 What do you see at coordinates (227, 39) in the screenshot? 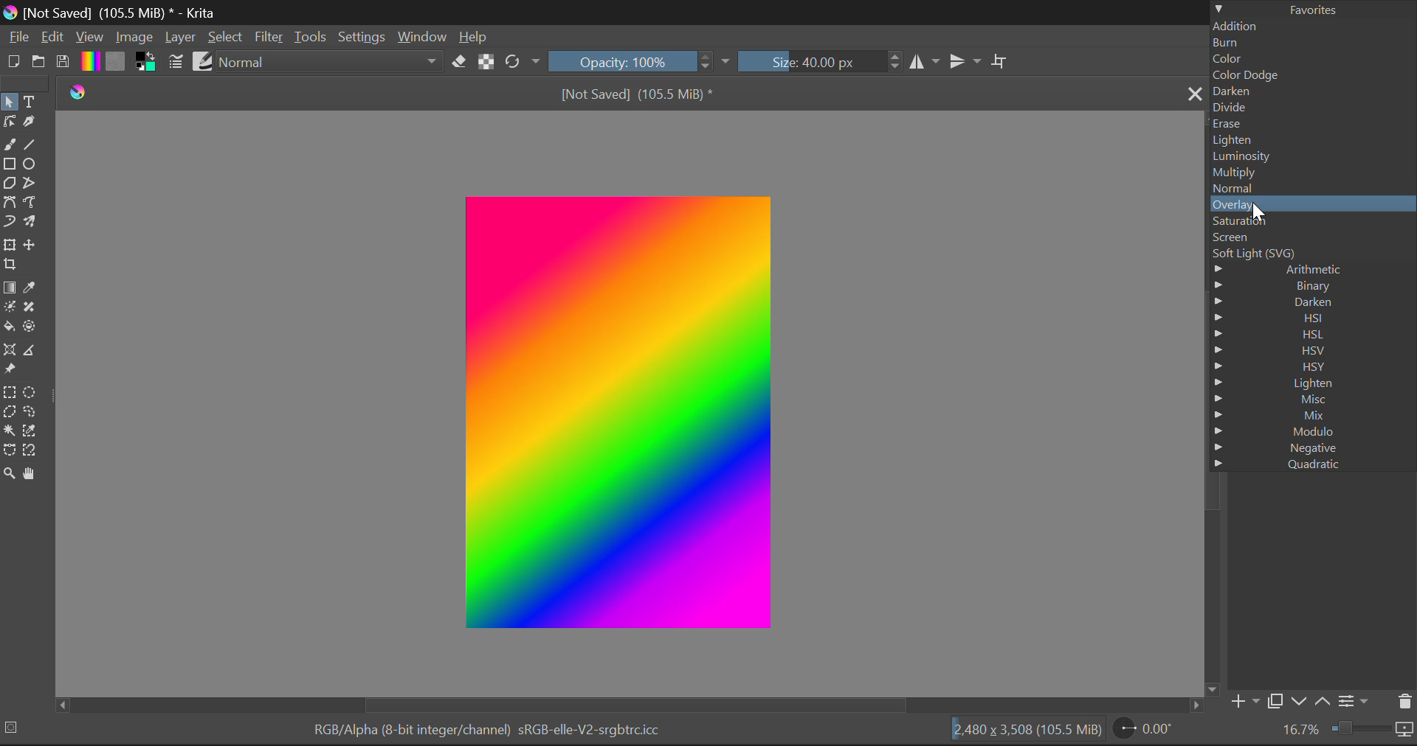
I see `Select` at bounding box center [227, 39].